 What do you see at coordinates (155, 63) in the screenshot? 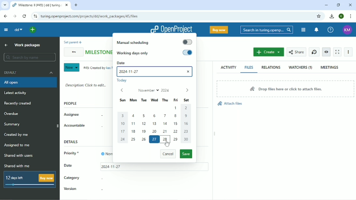
I see `Date` at bounding box center [155, 63].